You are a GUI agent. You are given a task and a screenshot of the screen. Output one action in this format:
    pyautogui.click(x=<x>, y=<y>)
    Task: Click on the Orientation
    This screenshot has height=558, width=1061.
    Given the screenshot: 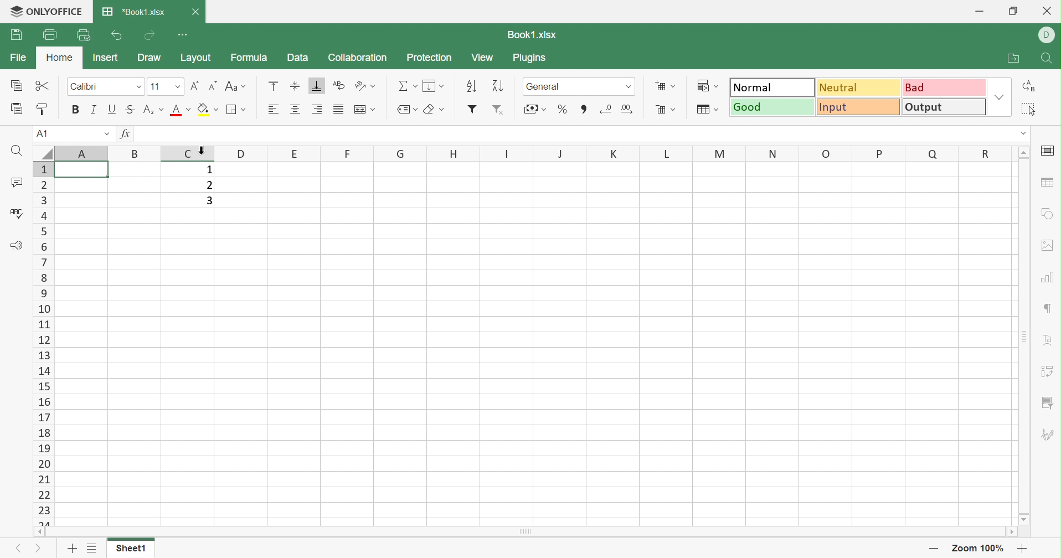 What is the action you would take?
    pyautogui.click(x=357, y=85)
    